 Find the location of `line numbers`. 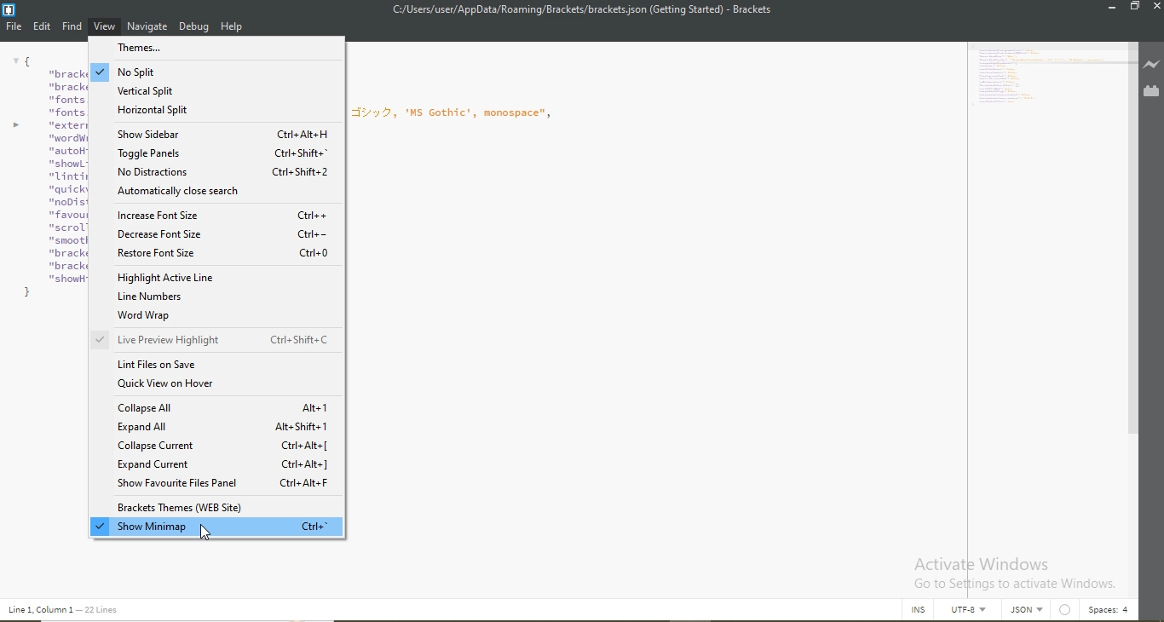

line numbers is located at coordinates (210, 297).